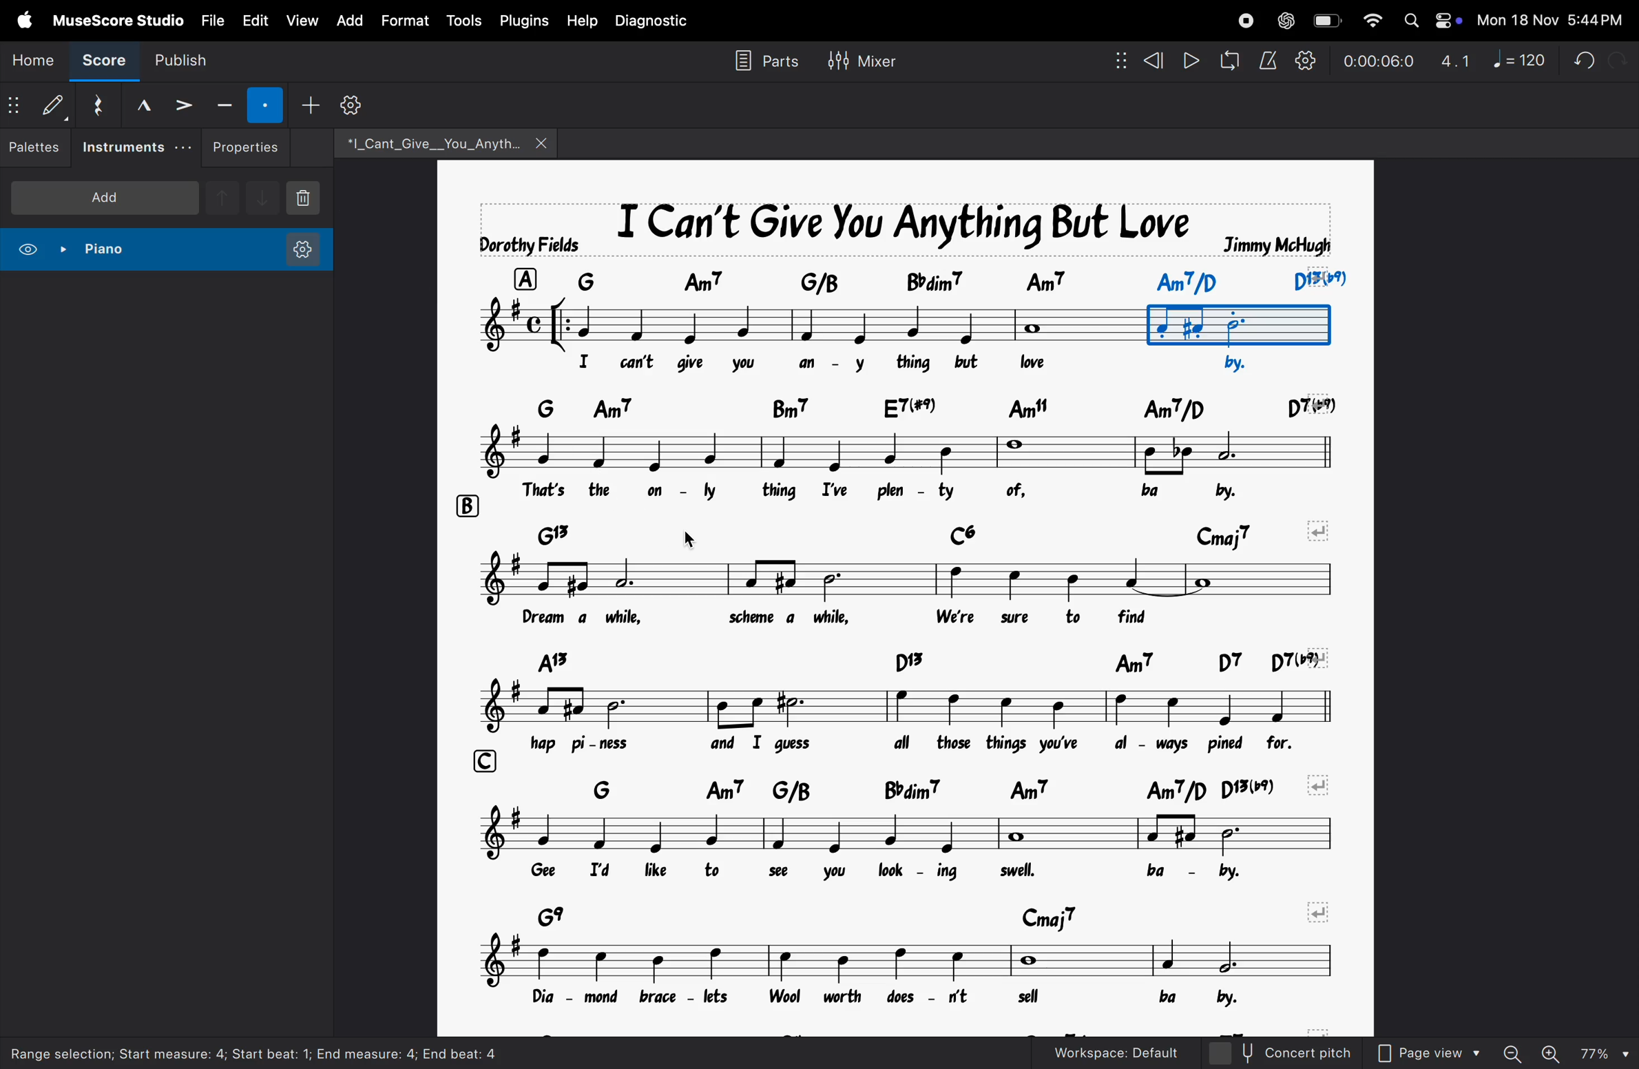  Describe the element at coordinates (524, 22) in the screenshot. I see `plugins` at that location.